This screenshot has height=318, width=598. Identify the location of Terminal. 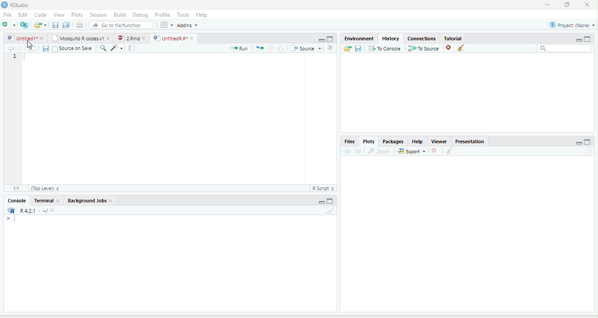
(42, 201).